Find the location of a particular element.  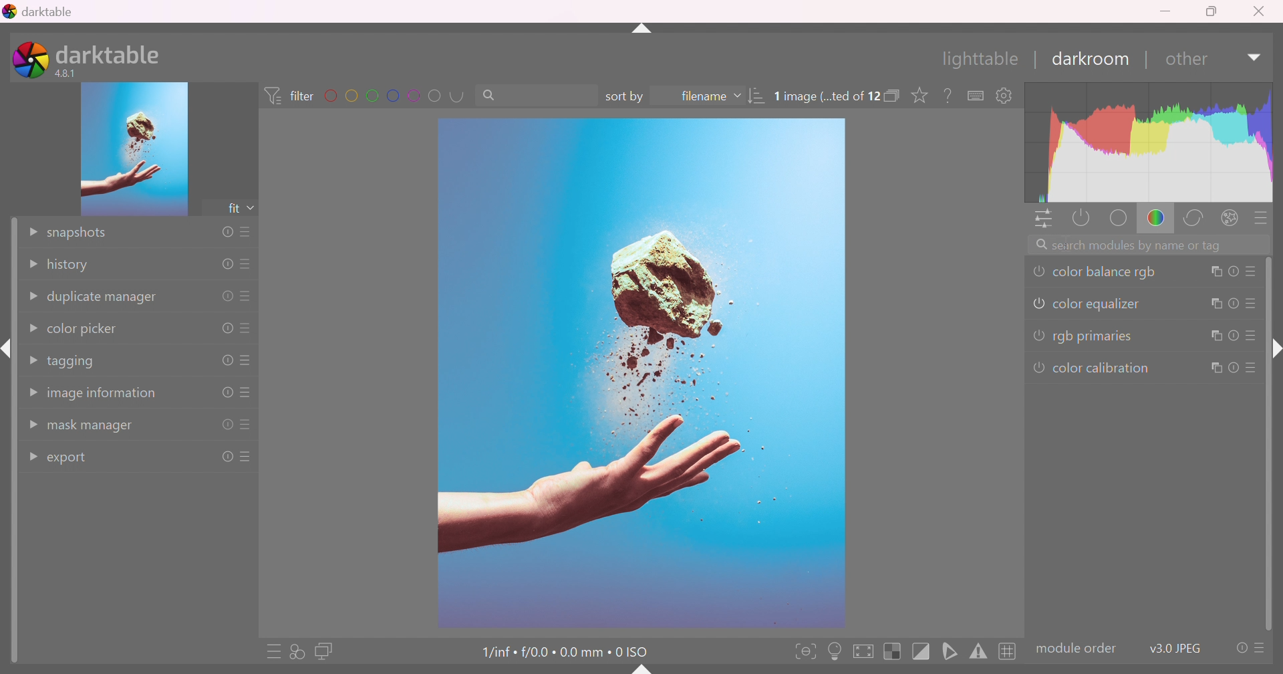

Drop Down is located at coordinates (1254, 59).